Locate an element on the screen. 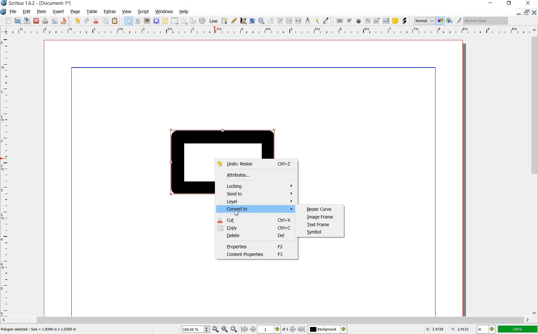  undo is located at coordinates (77, 20).